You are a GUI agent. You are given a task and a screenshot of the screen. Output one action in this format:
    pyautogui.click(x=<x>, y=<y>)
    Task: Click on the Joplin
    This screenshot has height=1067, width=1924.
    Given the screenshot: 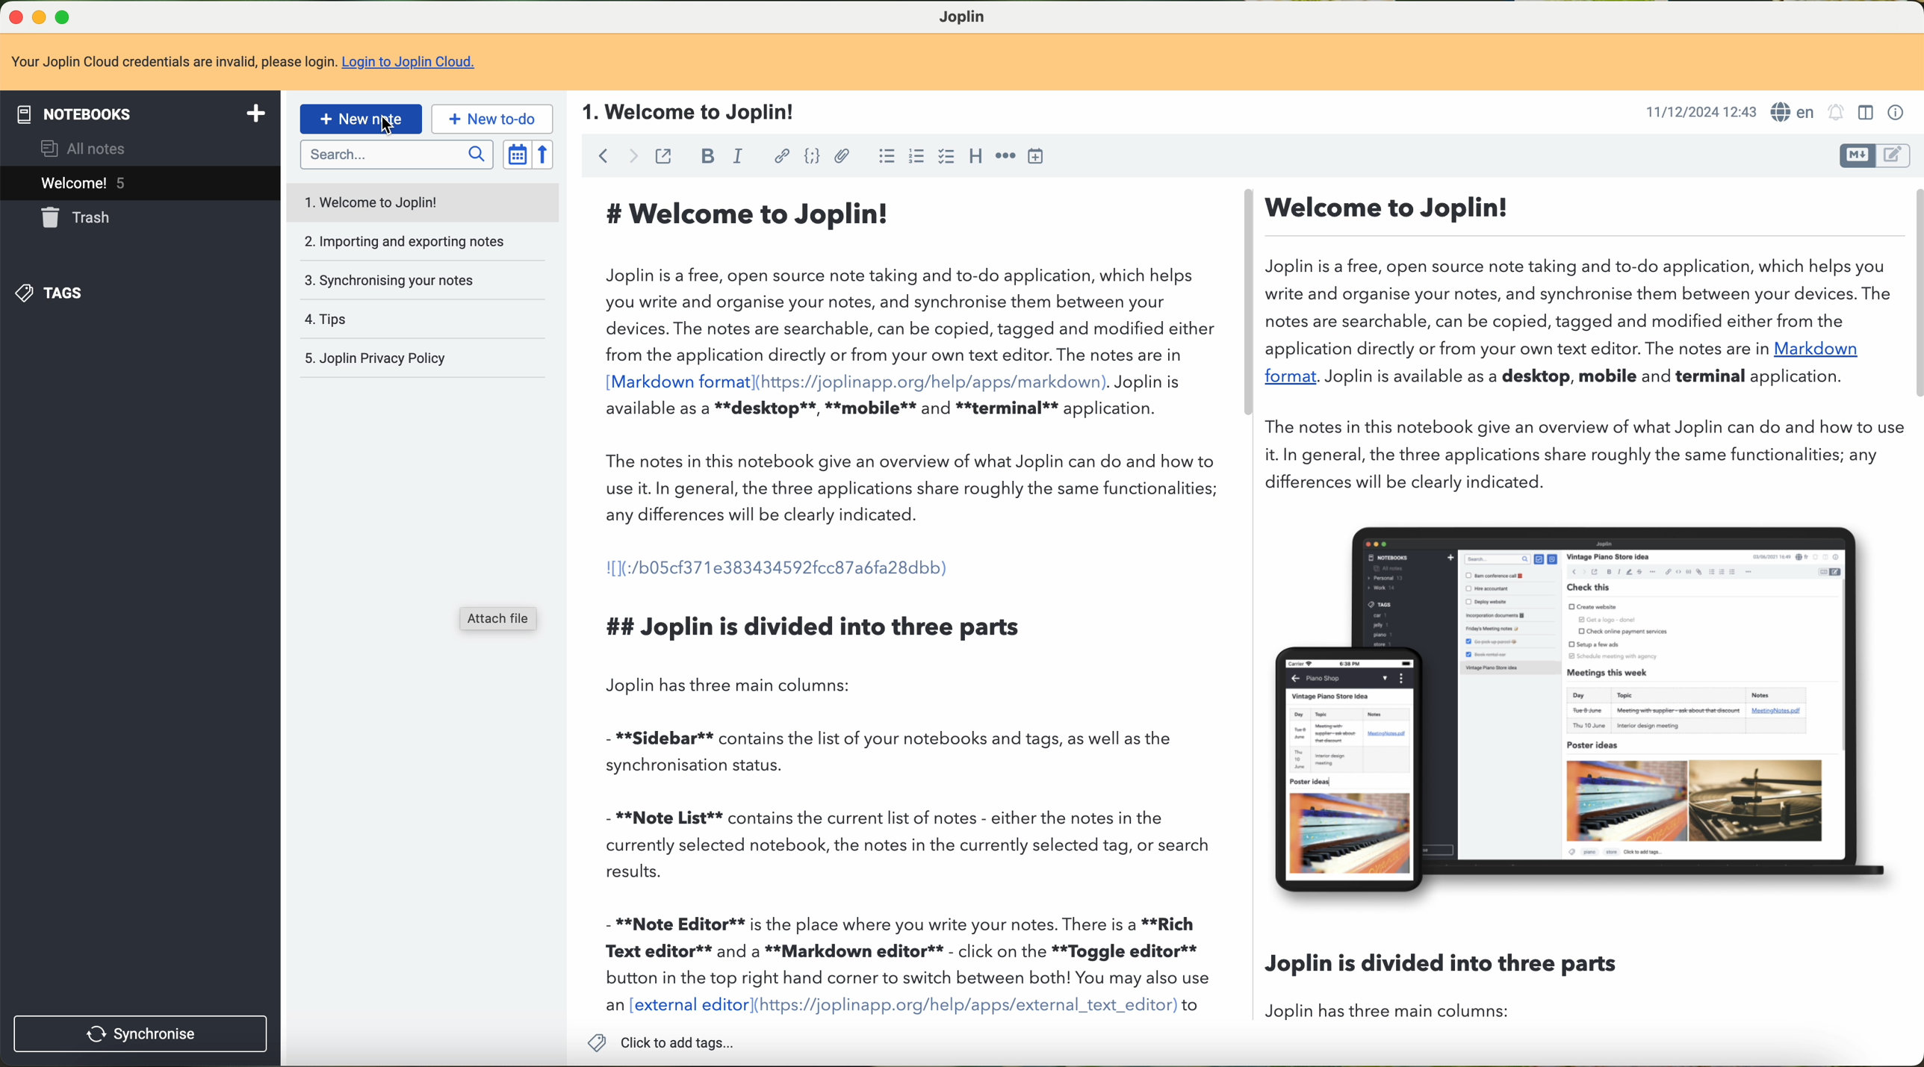 What is the action you would take?
    pyautogui.click(x=970, y=18)
    